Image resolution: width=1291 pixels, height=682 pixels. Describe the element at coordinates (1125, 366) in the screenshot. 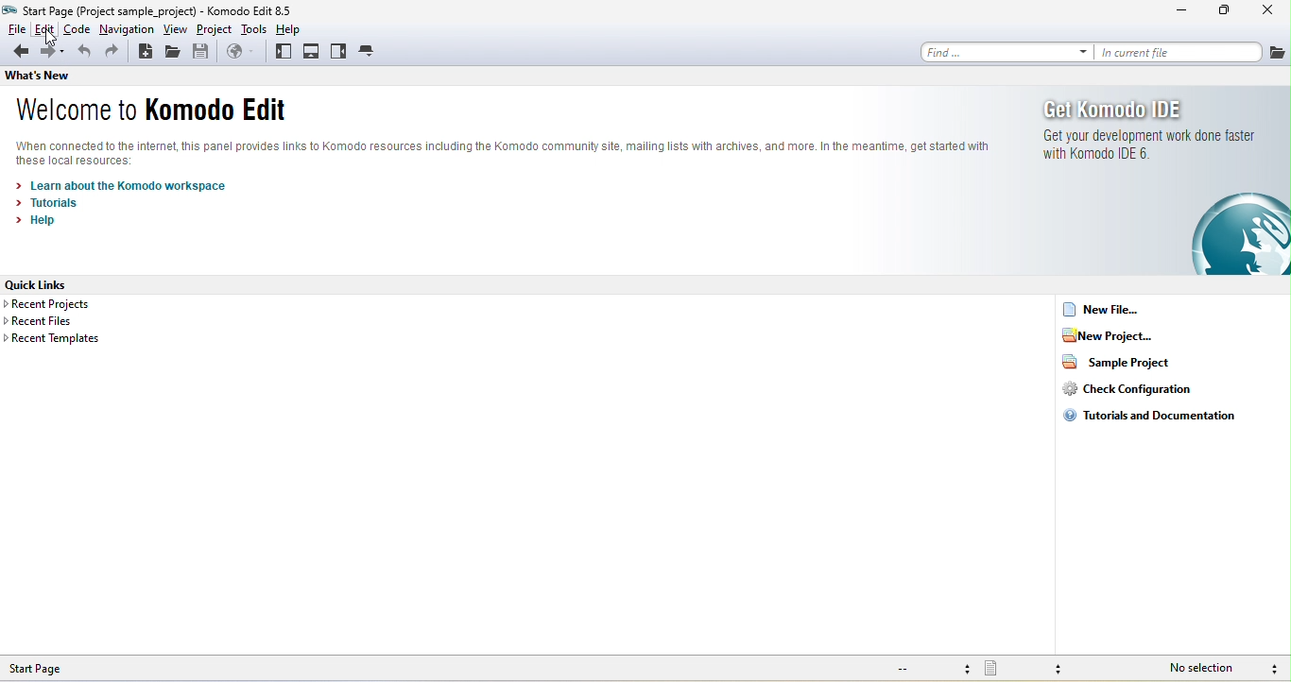

I see `sample project` at that location.